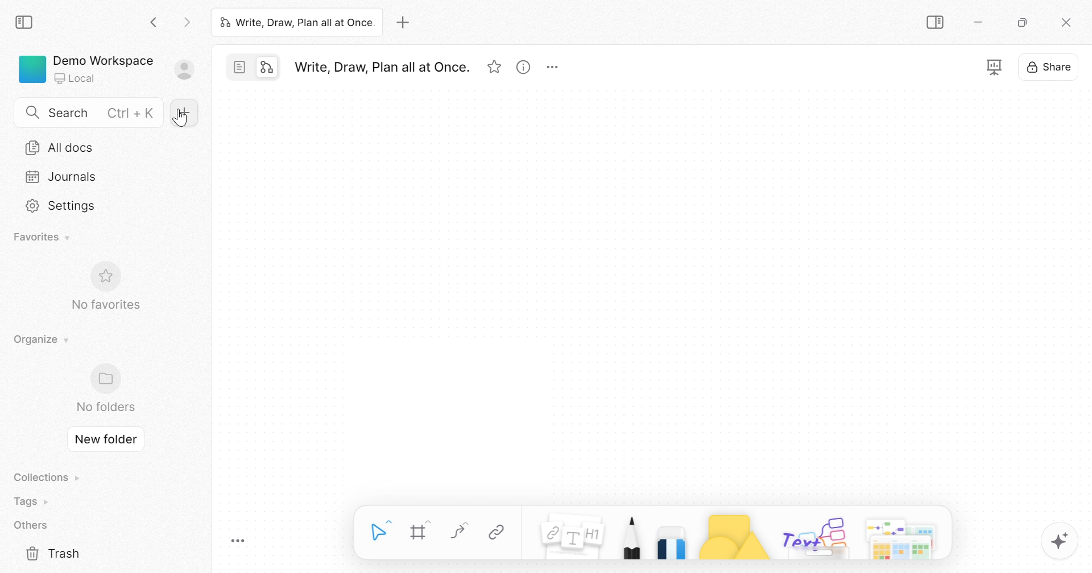 This screenshot has height=573, width=1092. Describe the element at coordinates (671, 537) in the screenshot. I see `Eraser` at that location.